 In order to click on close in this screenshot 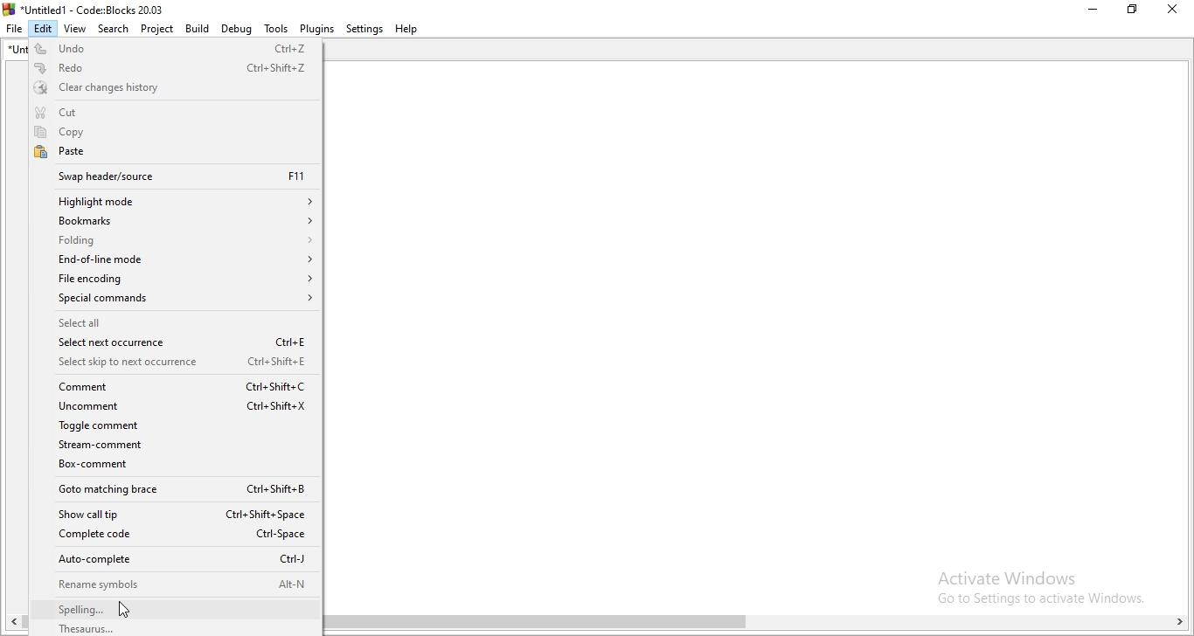, I will do `click(1170, 10)`.